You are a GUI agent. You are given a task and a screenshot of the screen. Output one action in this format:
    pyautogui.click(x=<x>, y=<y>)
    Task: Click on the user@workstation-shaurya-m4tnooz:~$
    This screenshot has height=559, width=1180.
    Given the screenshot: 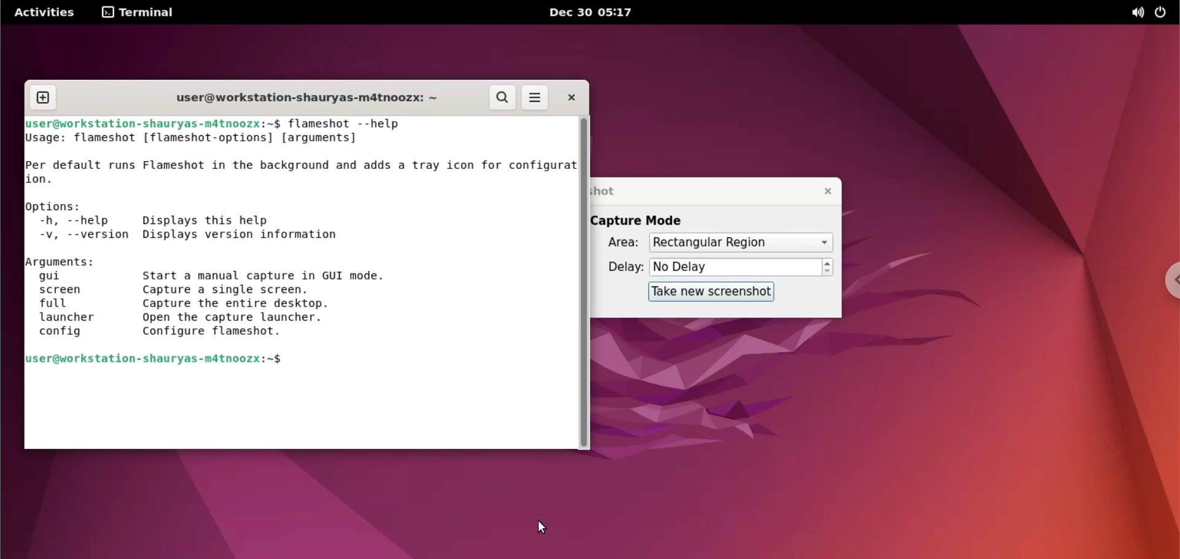 What is the action you would take?
    pyautogui.click(x=154, y=123)
    